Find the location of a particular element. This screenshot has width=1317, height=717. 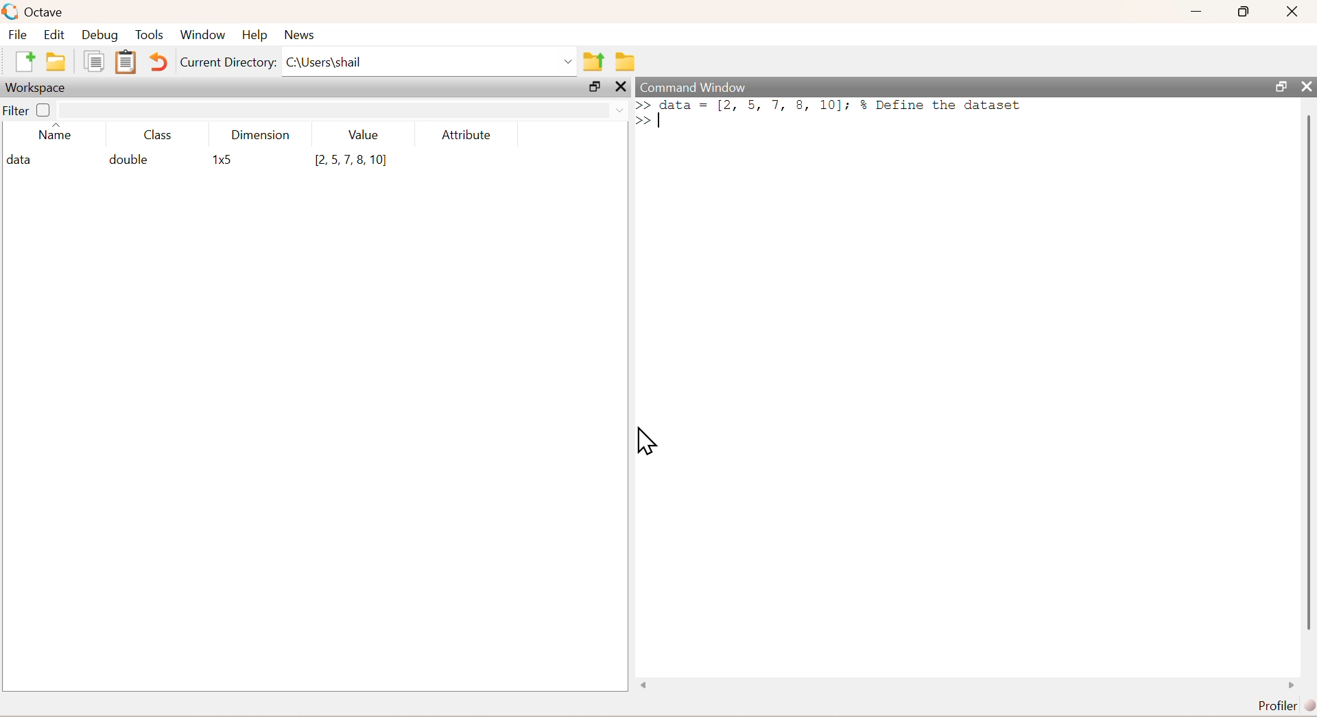

Current Directory: is located at coordinates (228, 63).